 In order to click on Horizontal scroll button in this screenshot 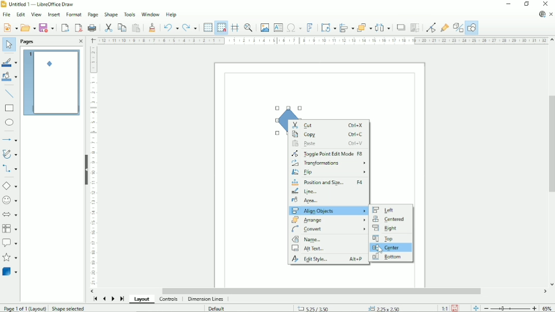, I will do `click(94, 291)`.